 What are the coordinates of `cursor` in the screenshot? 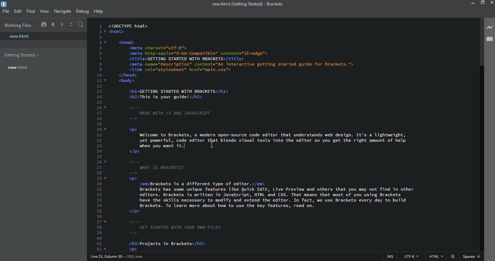 It's located at (210, 143).